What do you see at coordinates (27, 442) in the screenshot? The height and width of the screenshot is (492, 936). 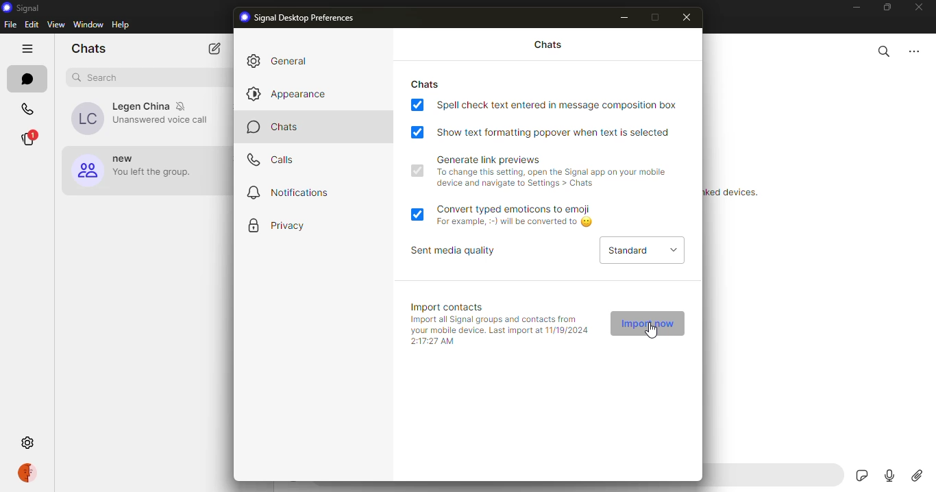 I see `settings` at bounding box center [27, 442].